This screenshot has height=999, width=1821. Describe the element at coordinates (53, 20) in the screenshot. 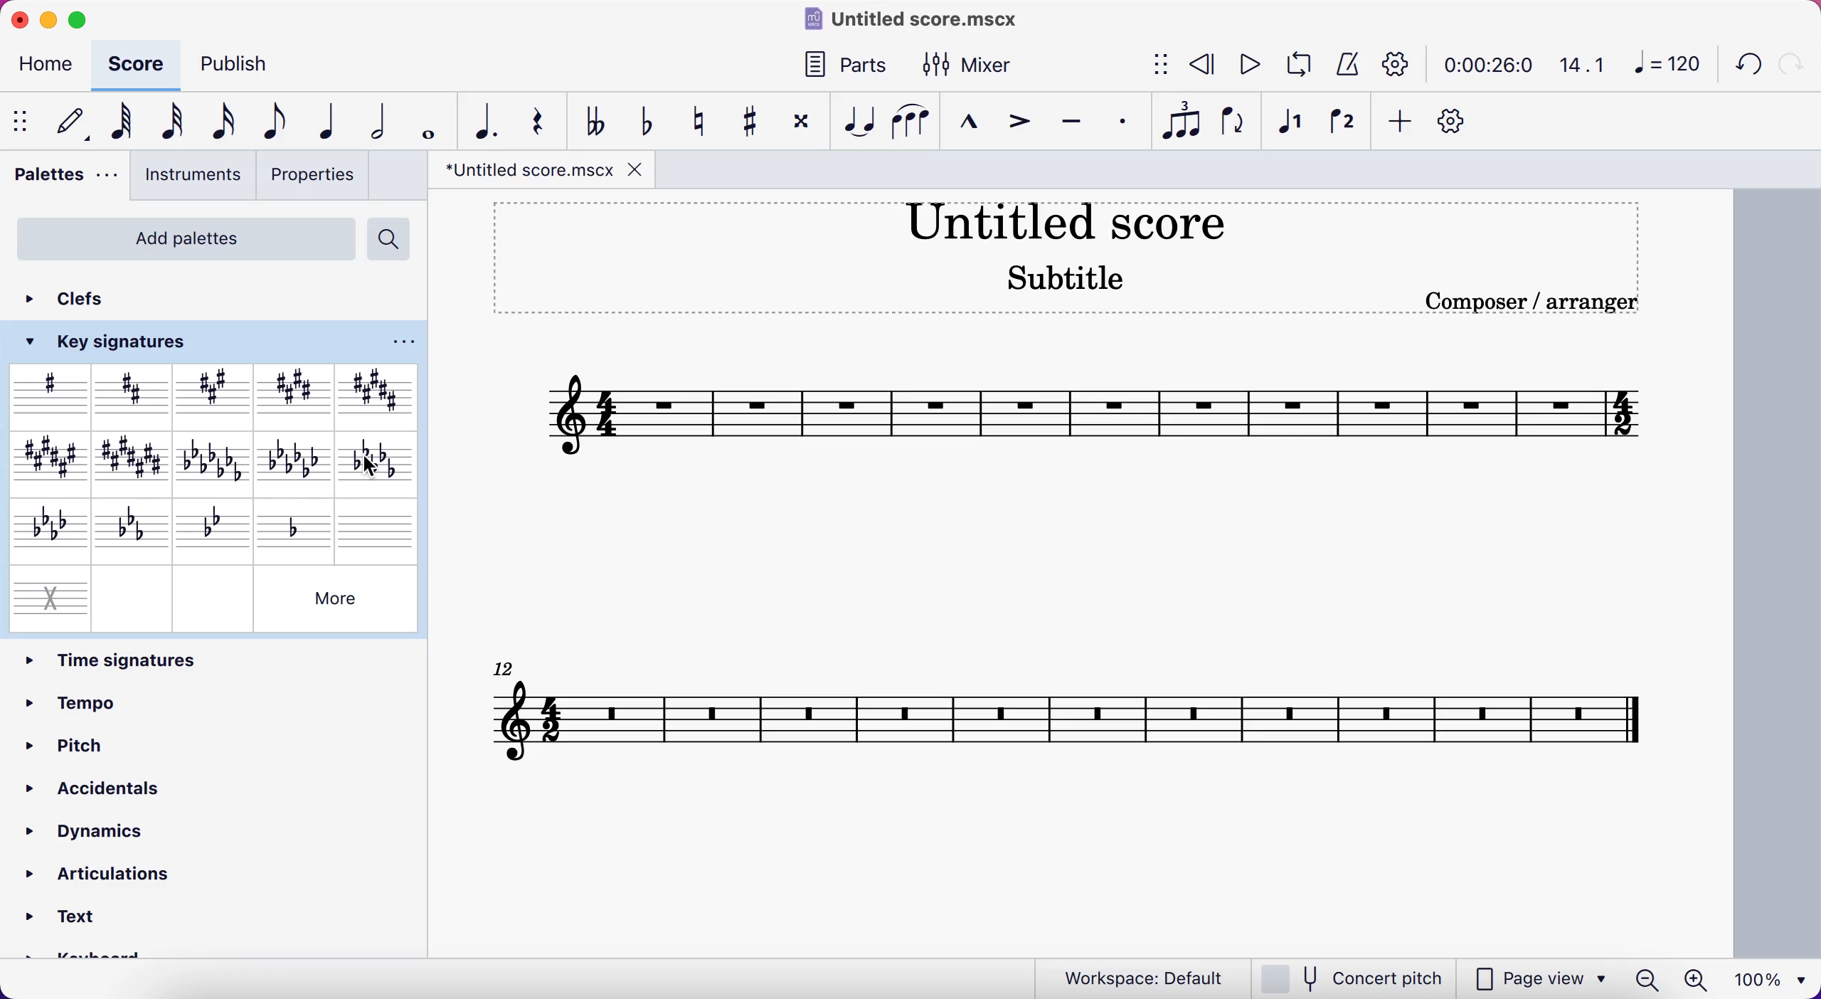

I see `minimize` at that location.